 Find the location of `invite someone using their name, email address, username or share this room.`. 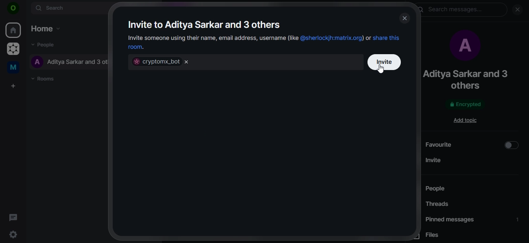

invite someone using their name, email address, username or share this room. is located at coordinates (264, 42).